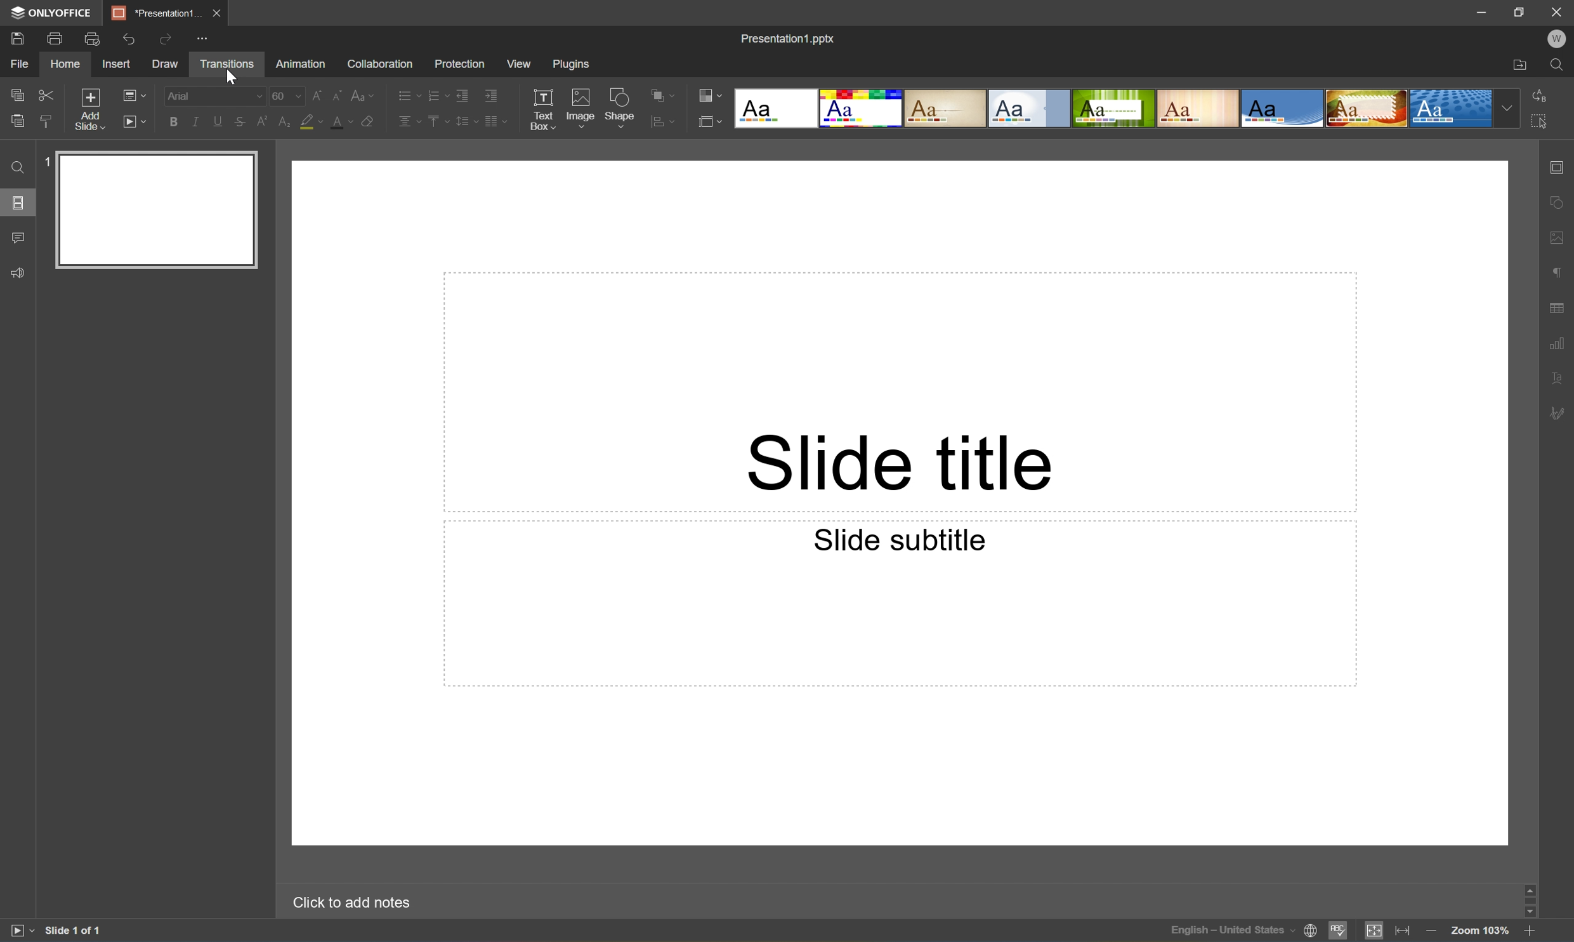 The image size is (1574, 942). Describe the element at coordinates (216, 123) in the screenshot. I see `Underline` at that location.